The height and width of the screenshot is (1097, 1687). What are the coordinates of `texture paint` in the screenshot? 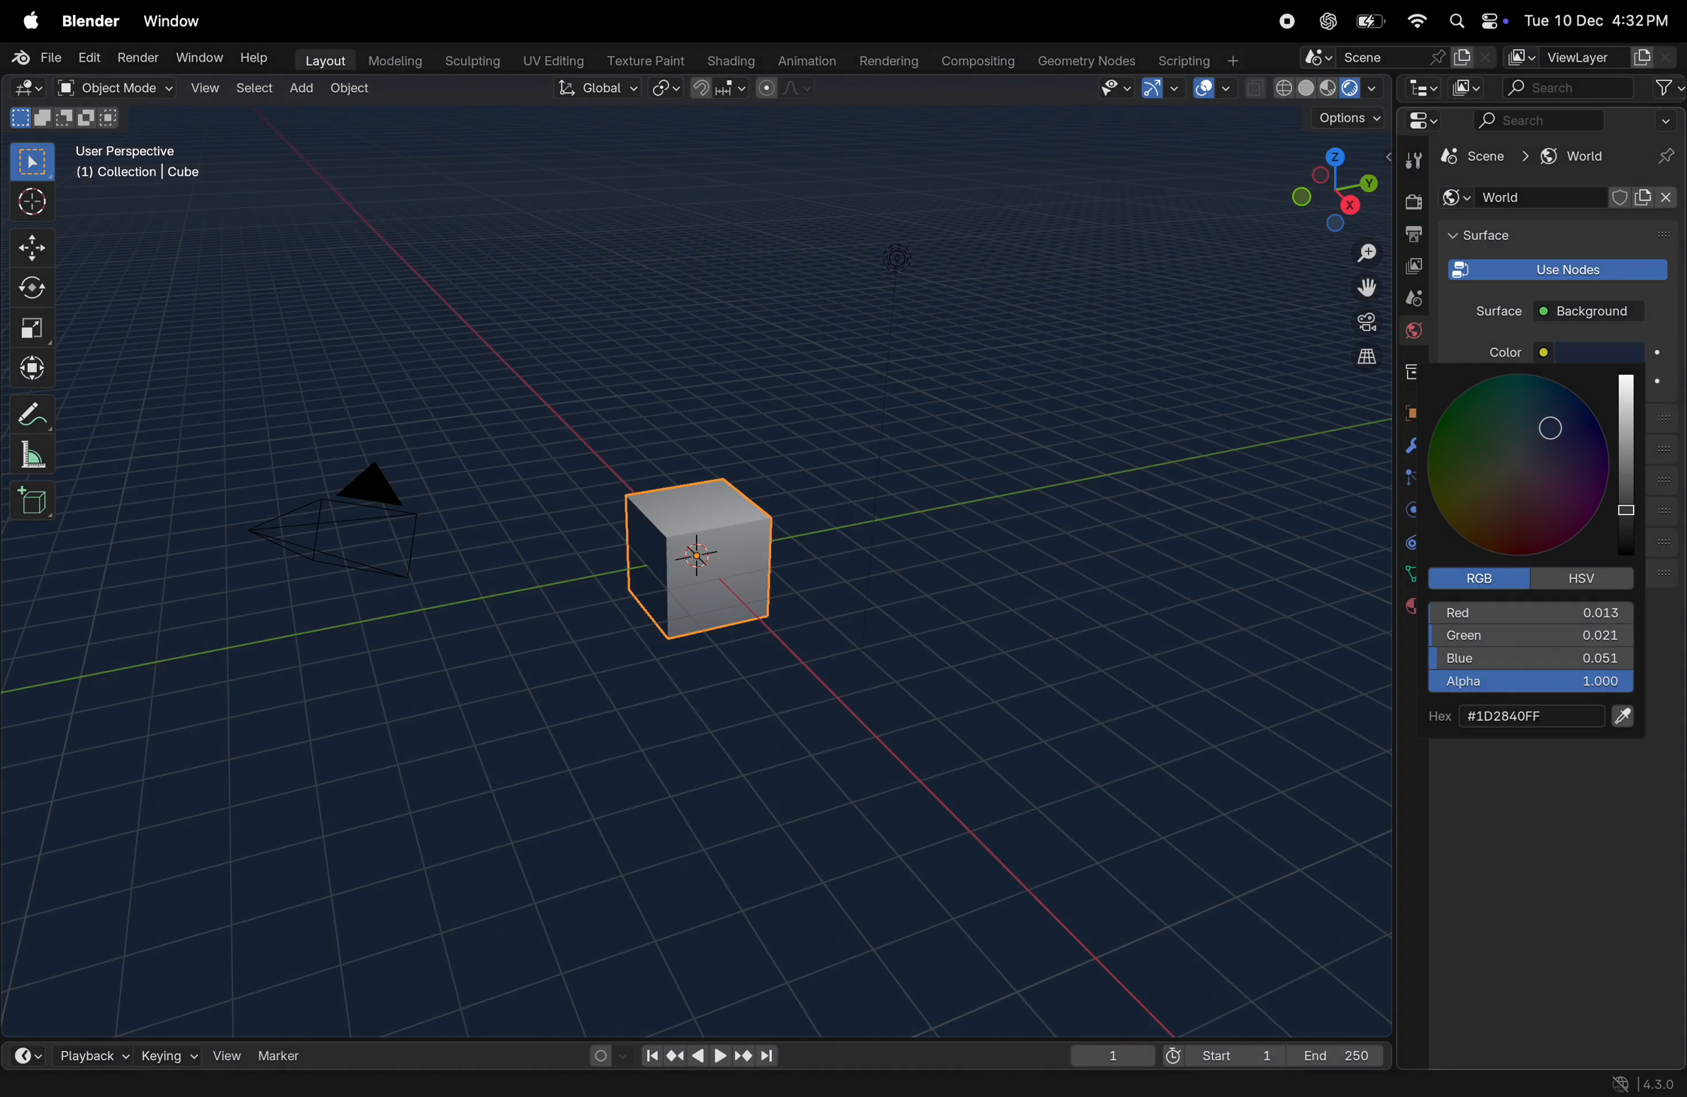 It's located at (641, 59).